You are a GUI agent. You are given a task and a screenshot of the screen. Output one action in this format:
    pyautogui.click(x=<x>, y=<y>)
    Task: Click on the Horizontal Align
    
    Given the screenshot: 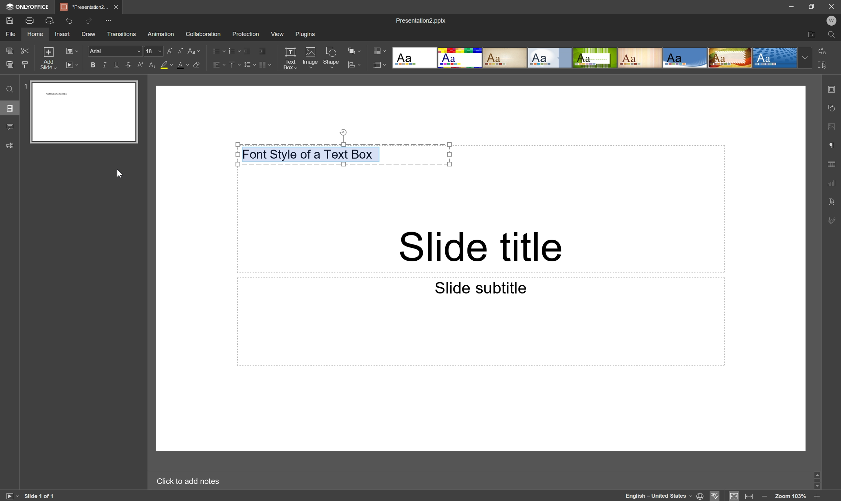 What is the action you would take?
    pyautogui.click(x=219, y=64)
    